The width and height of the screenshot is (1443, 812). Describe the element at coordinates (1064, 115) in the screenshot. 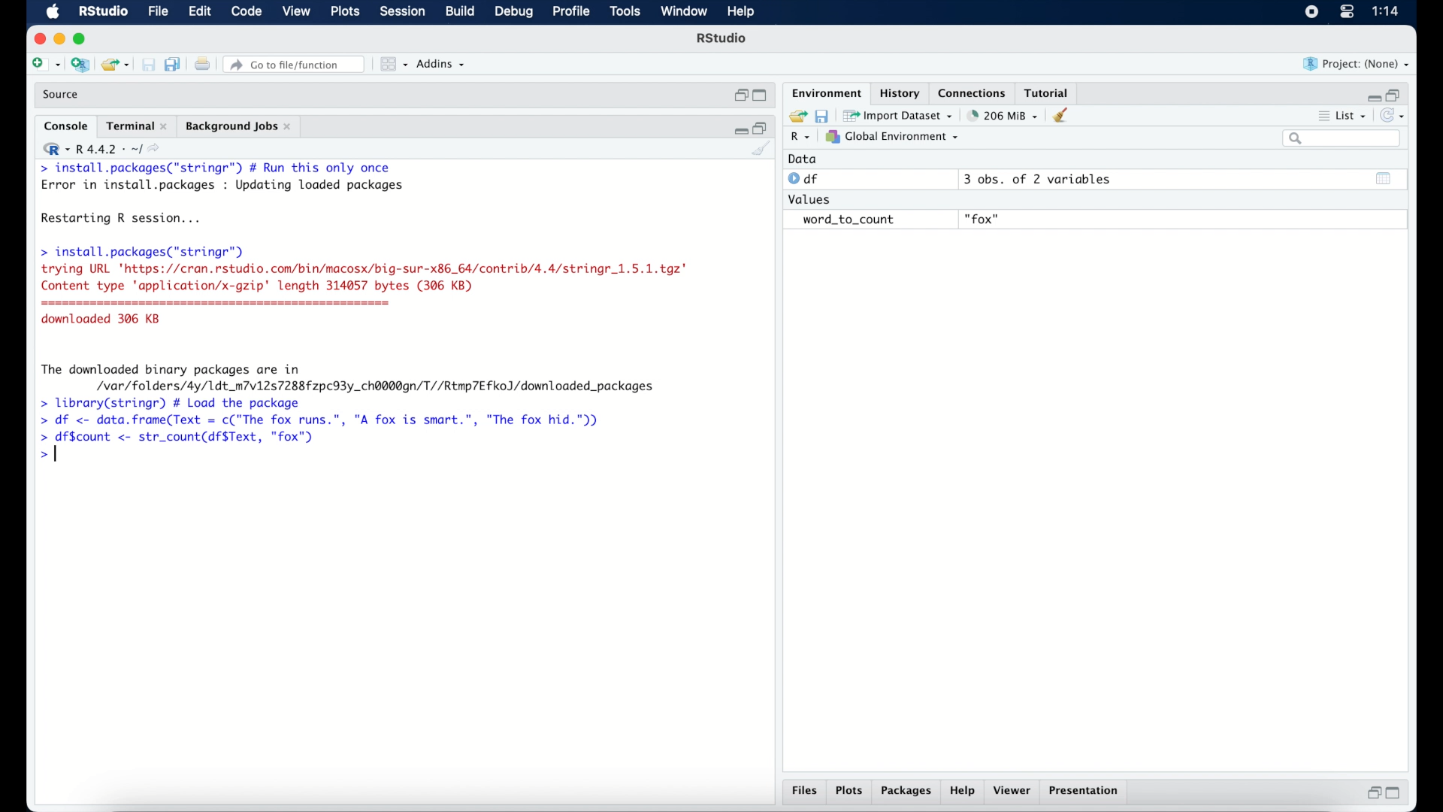

I see `clear console` at that location.